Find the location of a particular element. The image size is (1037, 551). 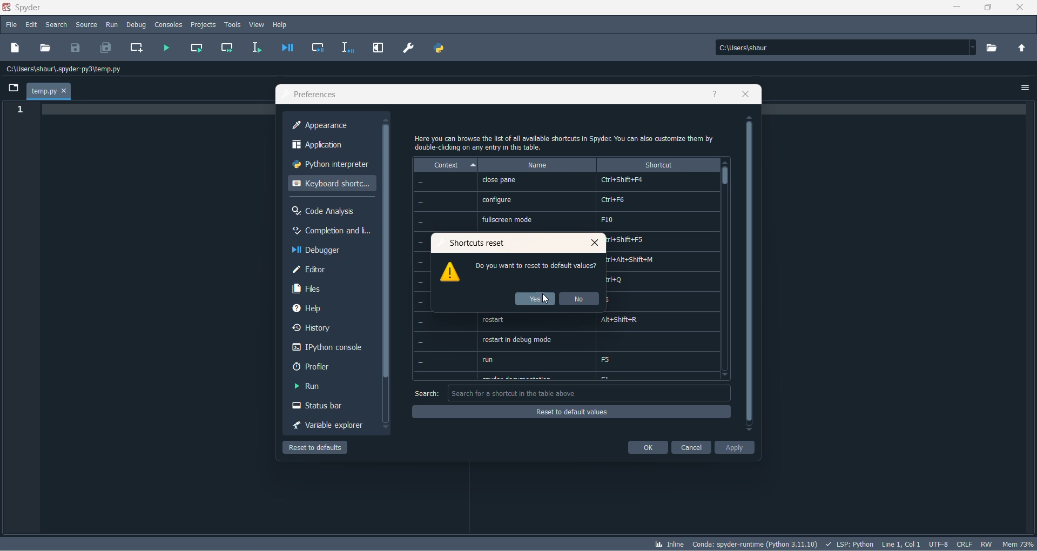

consoles is located at coordinates (169, 24).